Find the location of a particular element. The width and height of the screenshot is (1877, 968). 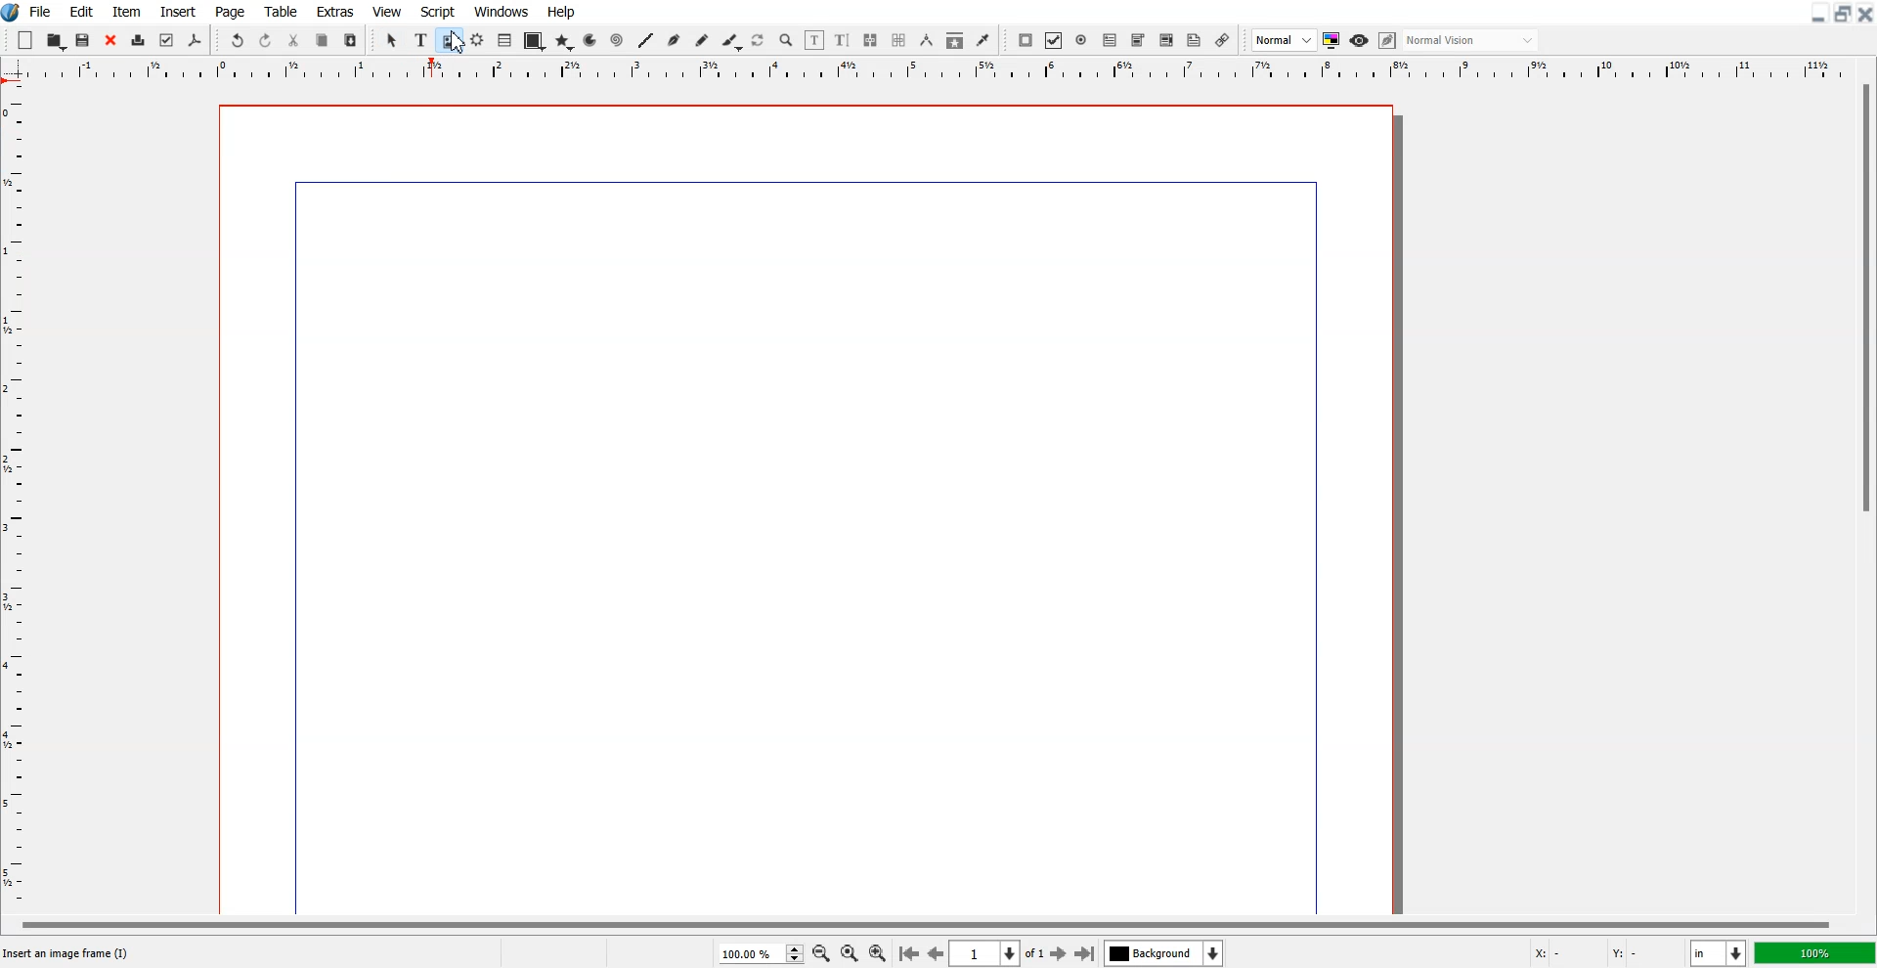

Cut is located at coordinates (294, 39).